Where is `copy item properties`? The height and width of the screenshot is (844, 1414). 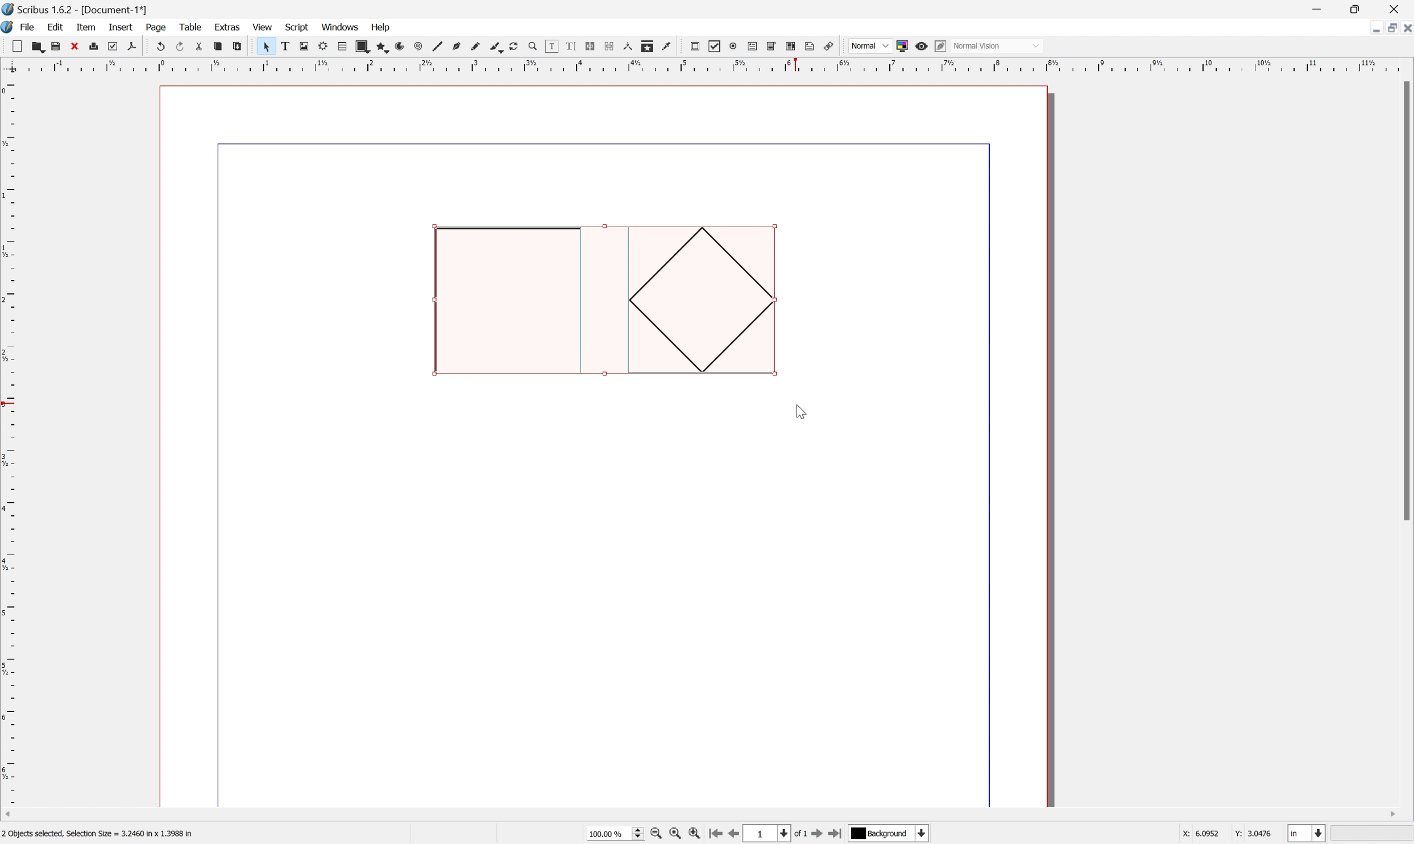
copy item properties is located at coordinates (646, 44).